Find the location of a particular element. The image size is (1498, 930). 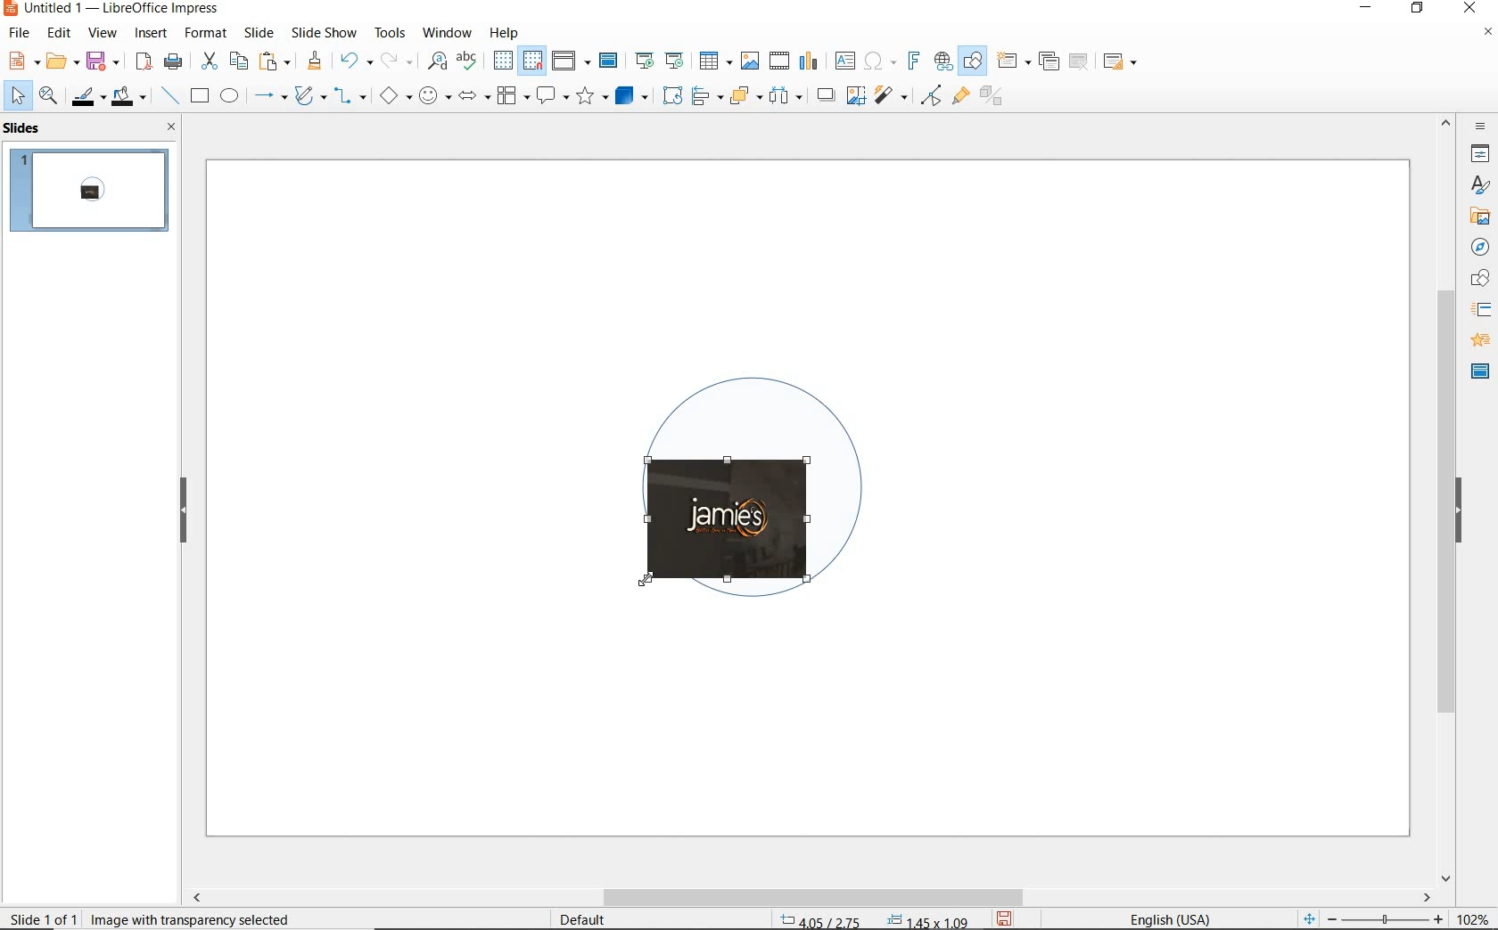

duplicate slide is located at coordinates (1049, 61).